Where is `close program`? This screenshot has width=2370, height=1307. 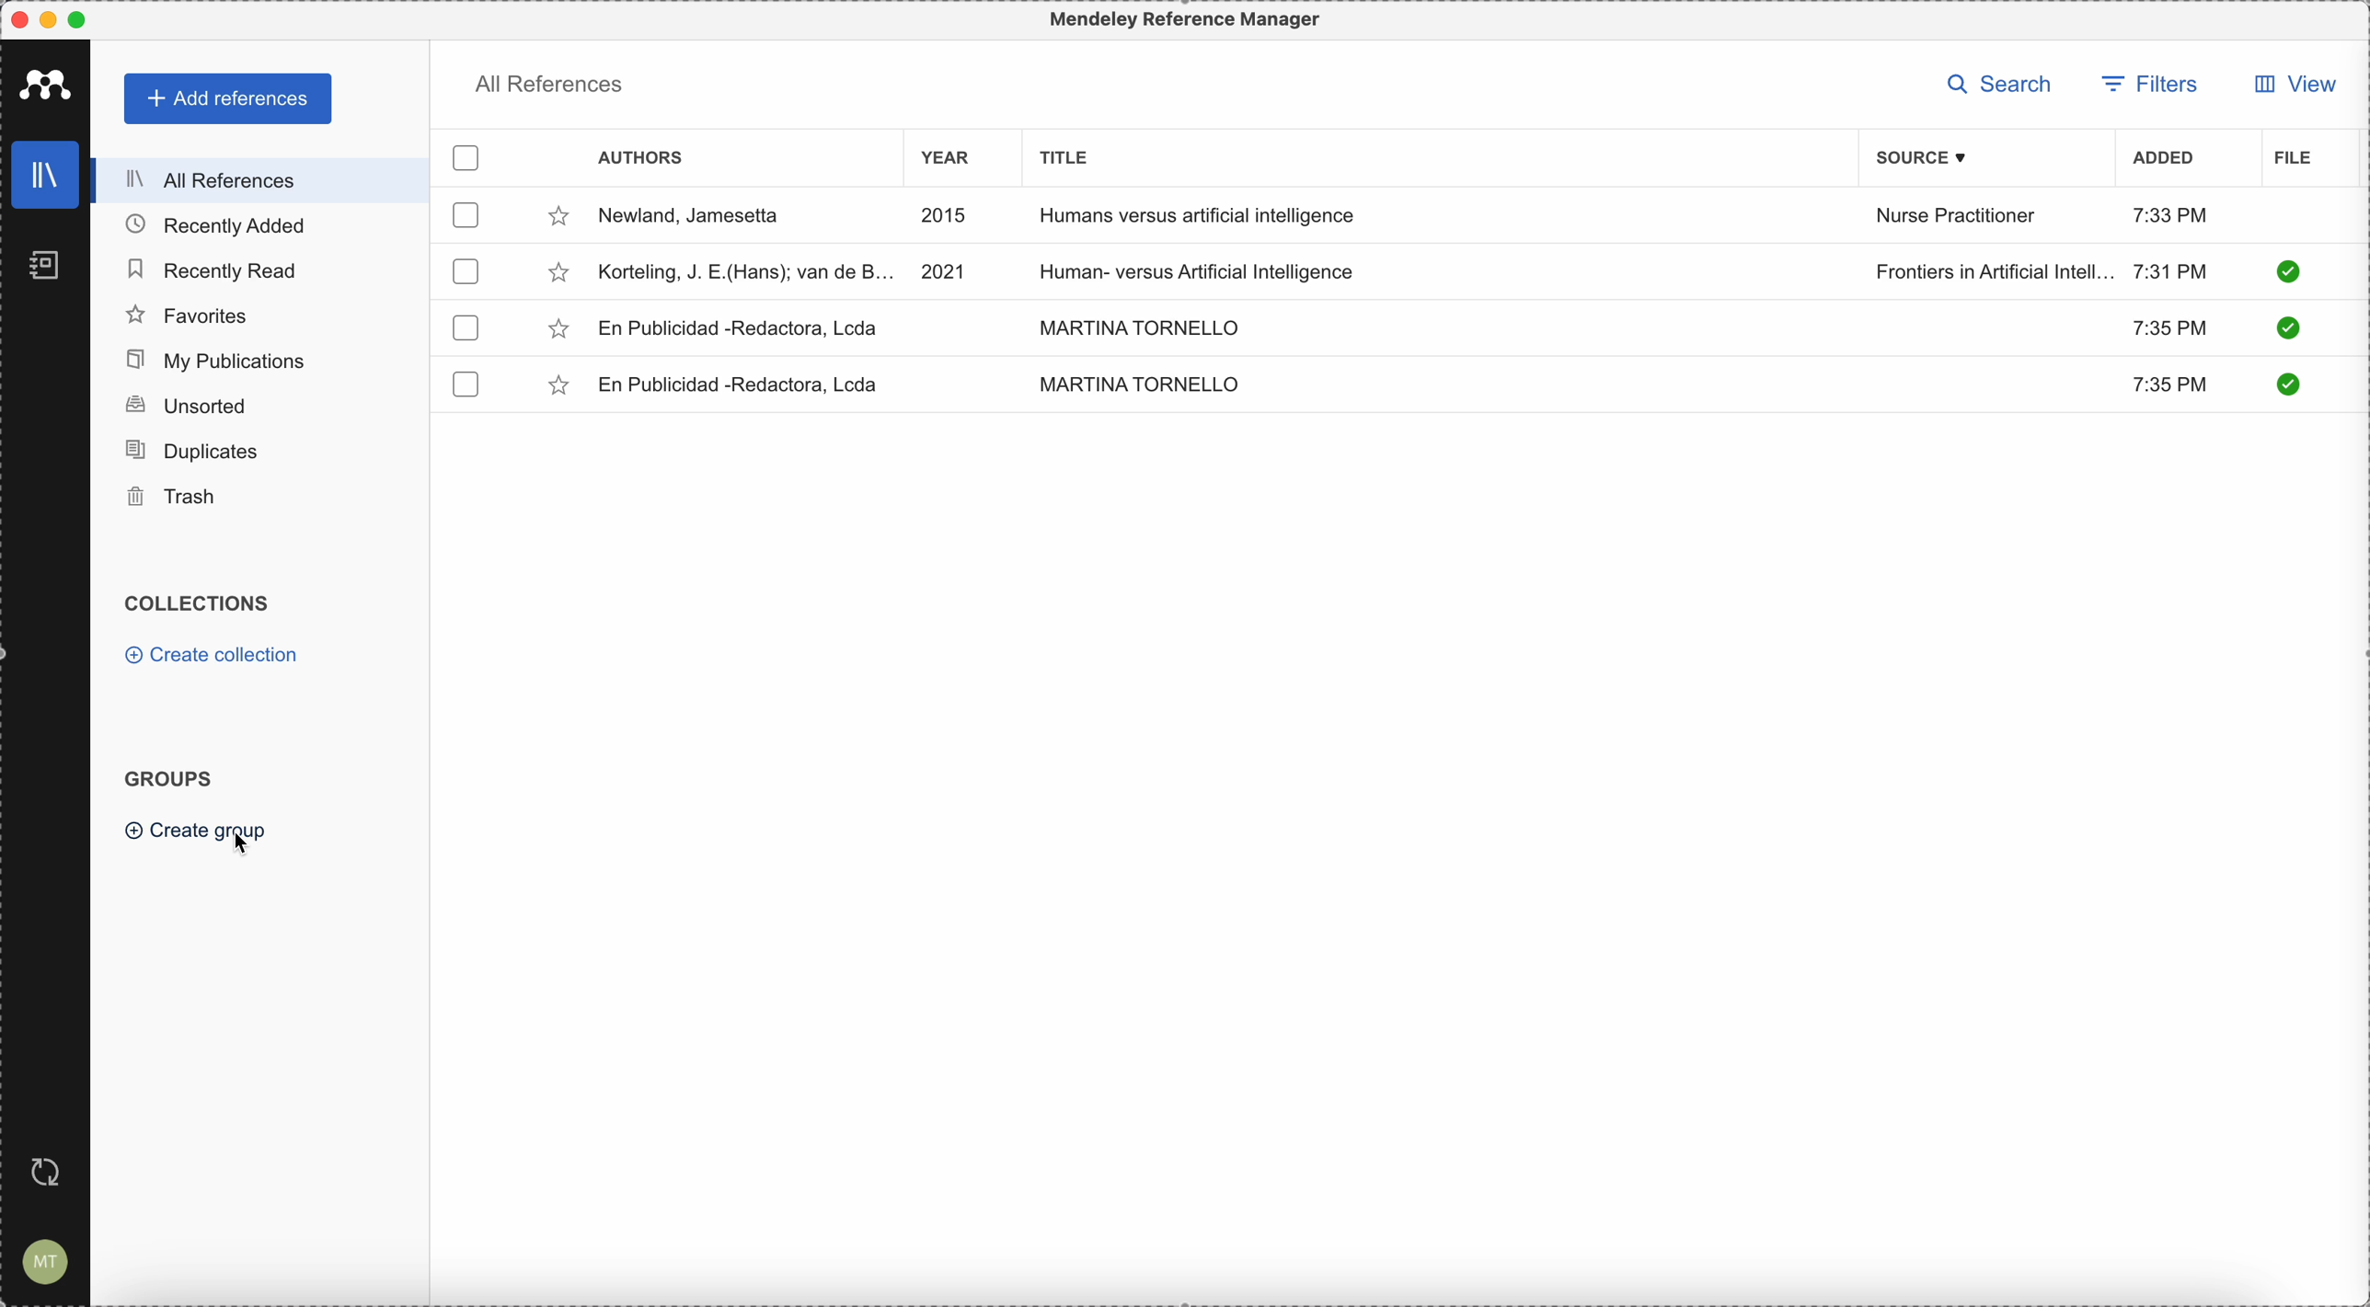 close program is located at coordinates (19, 20).